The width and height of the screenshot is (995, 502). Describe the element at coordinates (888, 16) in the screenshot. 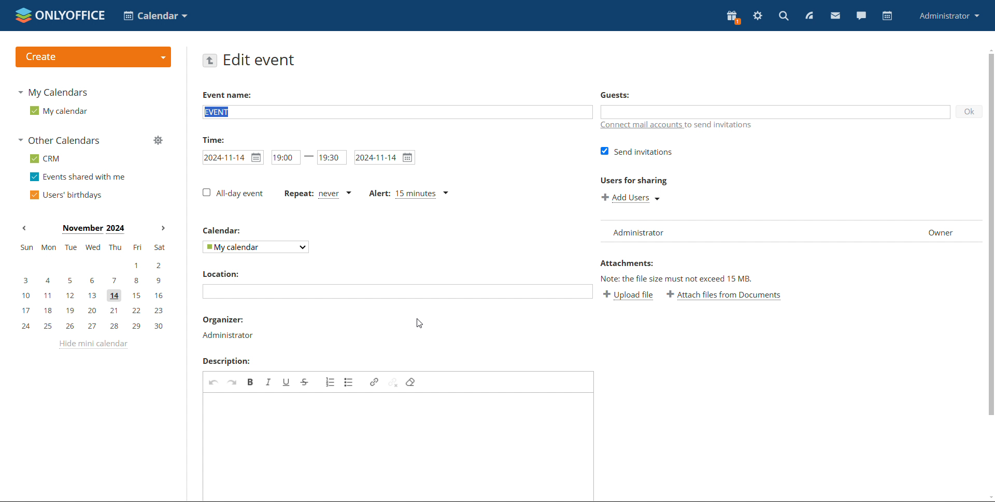

I see `calendar` at that location.